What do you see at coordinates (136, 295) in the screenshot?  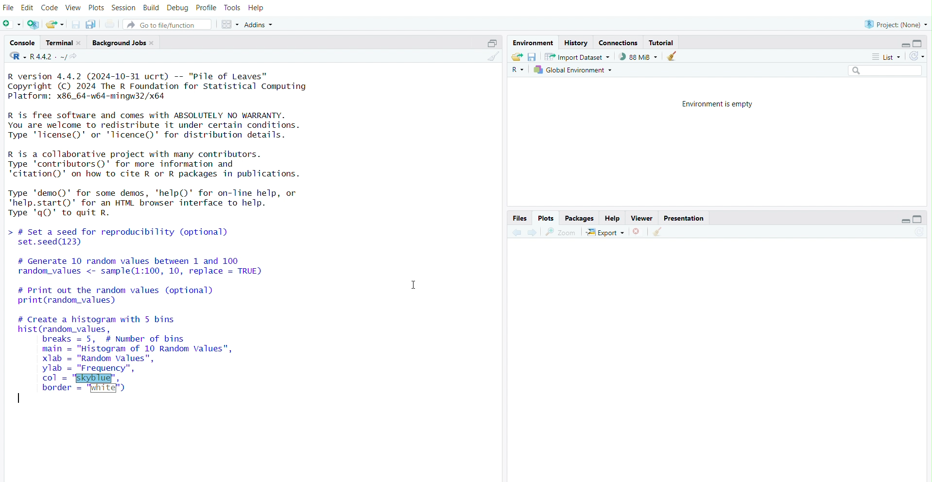 I see `code to print random values` at bounding box center [136, 295].